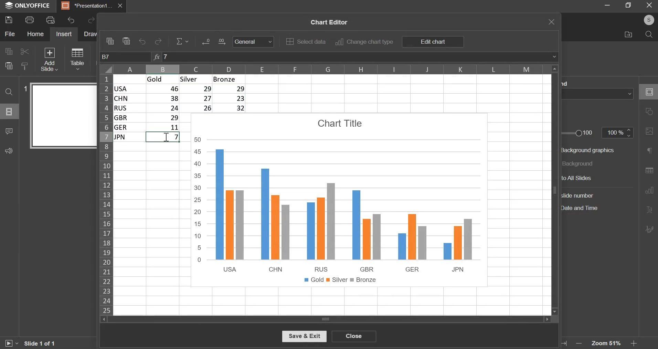 The width and height of the screenshot is (658, 349). Describe the element at coordinates (649, 133) in the screenshot. I see `image settings` at that location.